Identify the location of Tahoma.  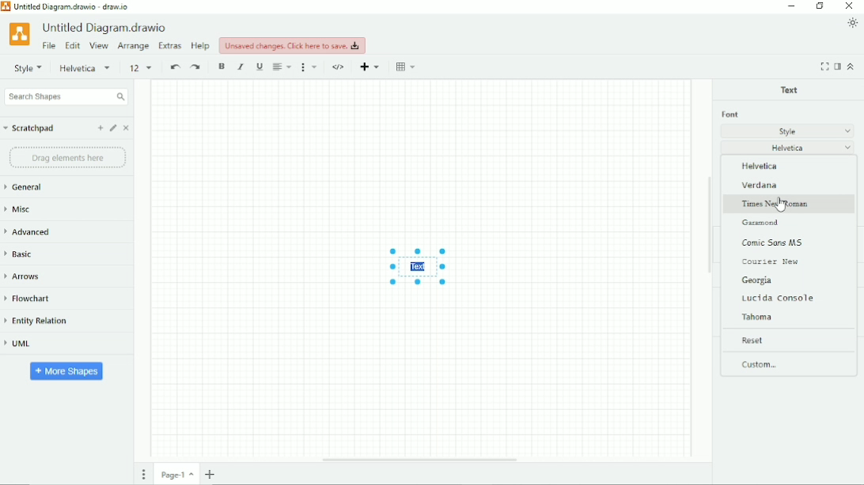
(760, 318).